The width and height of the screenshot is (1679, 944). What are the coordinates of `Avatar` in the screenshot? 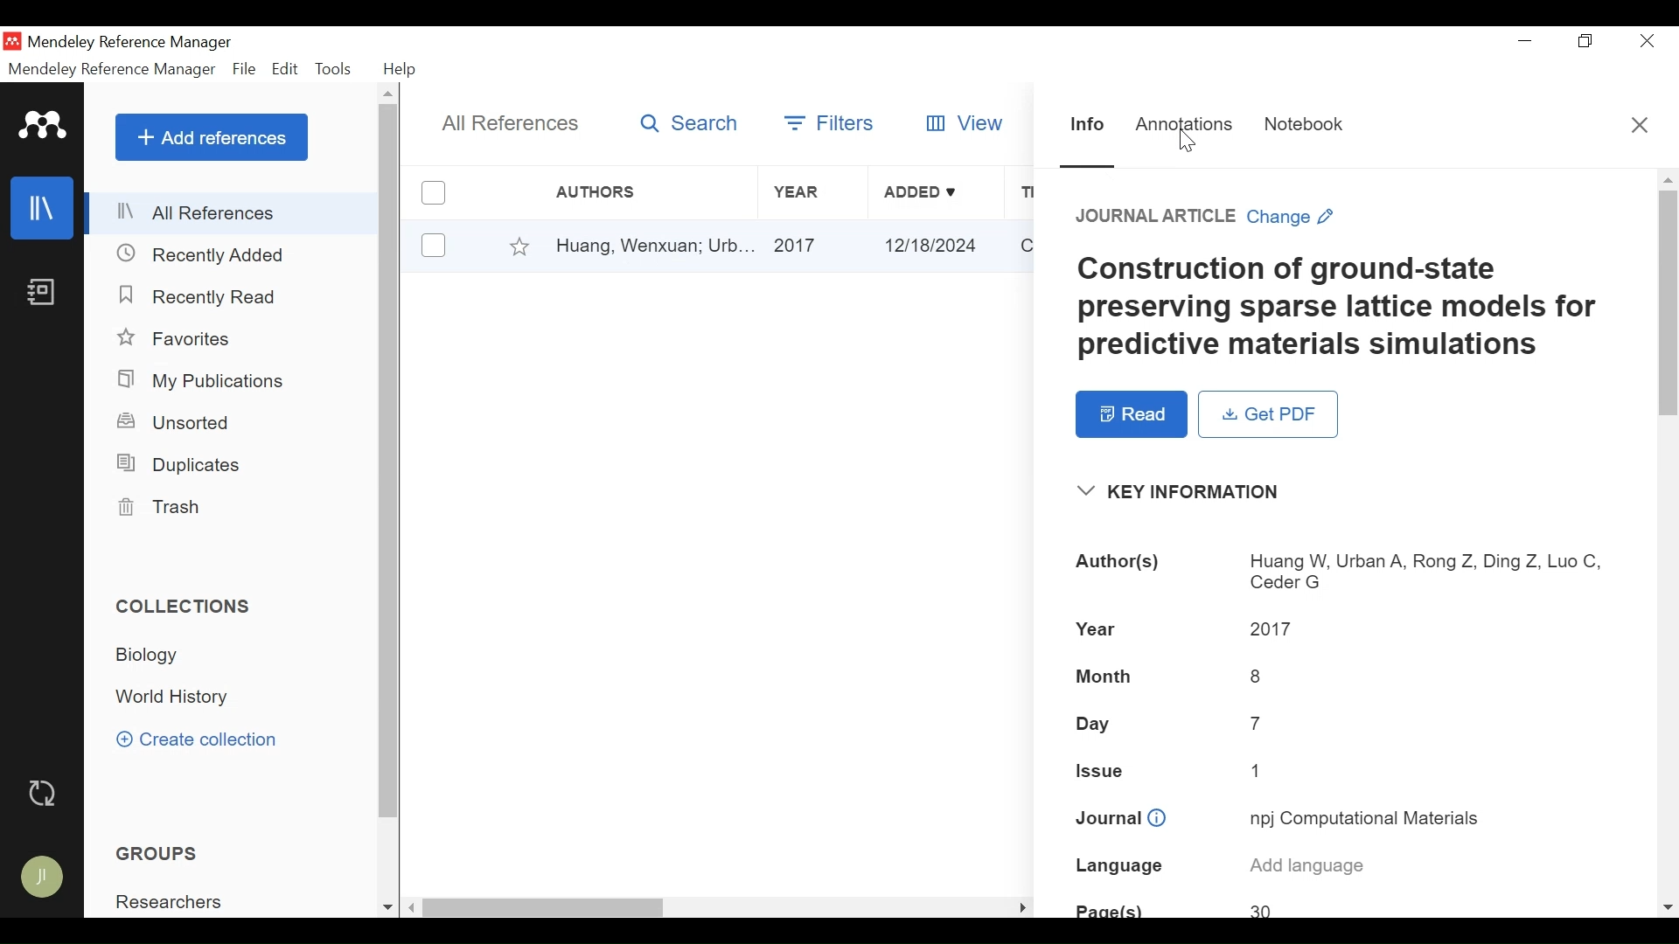 It's located at (45, 877).